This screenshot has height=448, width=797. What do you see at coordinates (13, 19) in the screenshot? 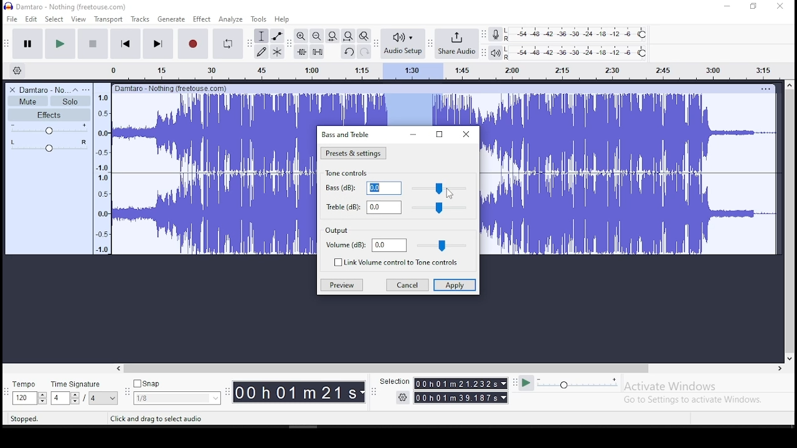
I see `file` at bounding box center [13, 19].